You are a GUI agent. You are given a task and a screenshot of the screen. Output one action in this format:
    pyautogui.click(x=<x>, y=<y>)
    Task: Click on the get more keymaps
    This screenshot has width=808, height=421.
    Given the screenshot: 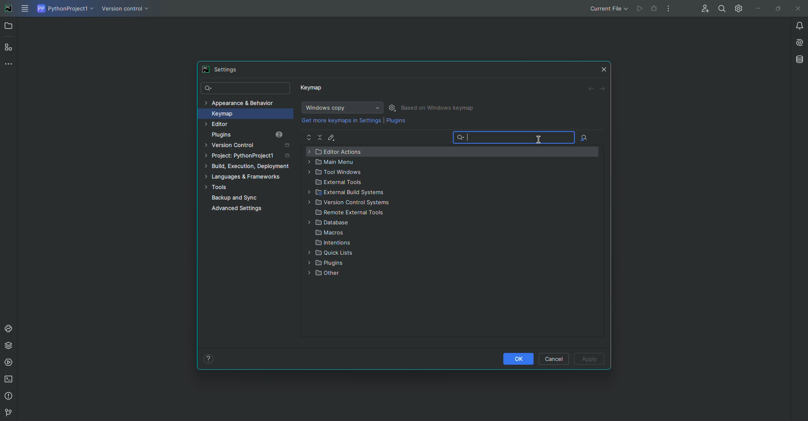 What is the action you would take?
    pyautogui.click(x=342, y=120)
    